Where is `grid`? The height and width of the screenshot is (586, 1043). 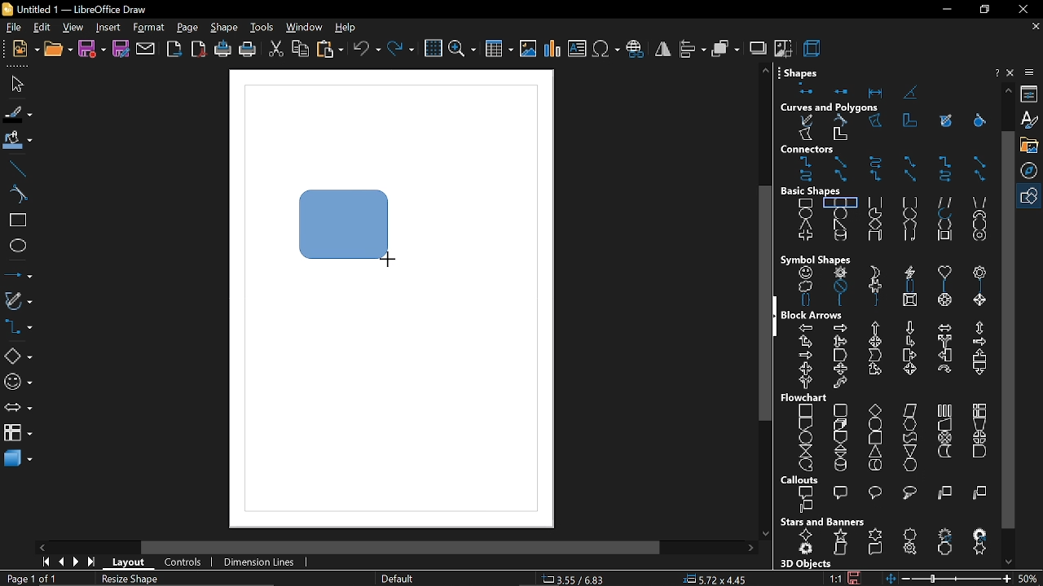
grid is located at coordinates (433, 49).